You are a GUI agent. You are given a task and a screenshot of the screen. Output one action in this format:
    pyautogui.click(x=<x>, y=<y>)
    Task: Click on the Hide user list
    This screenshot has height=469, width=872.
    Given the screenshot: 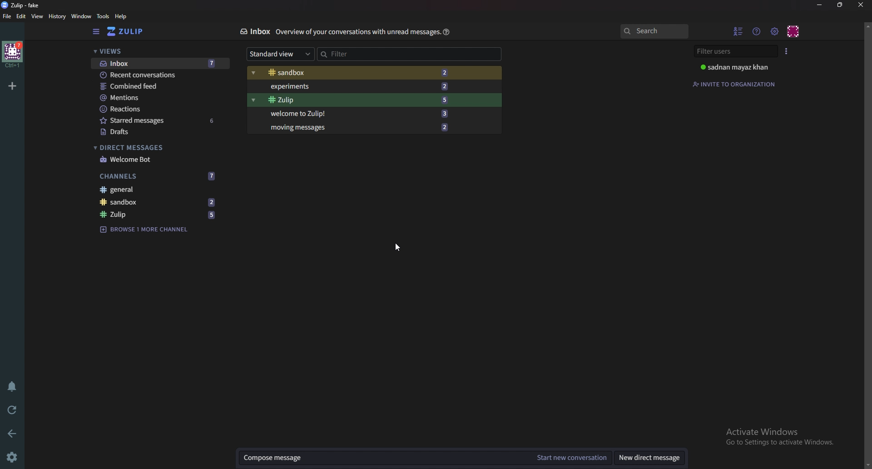 What is the action you would take?
    pyautogui.click(x=738, y=31)
    